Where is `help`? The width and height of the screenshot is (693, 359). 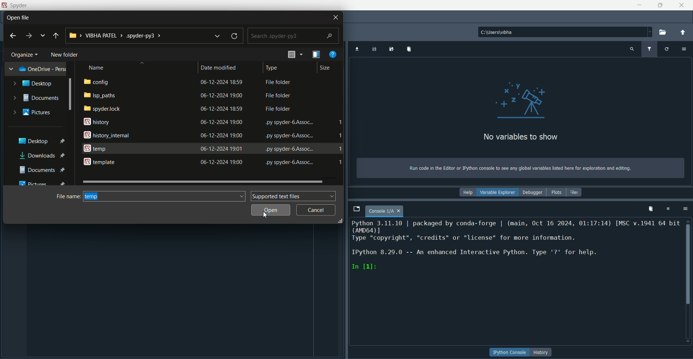 help is located at coordinates (469, 193).